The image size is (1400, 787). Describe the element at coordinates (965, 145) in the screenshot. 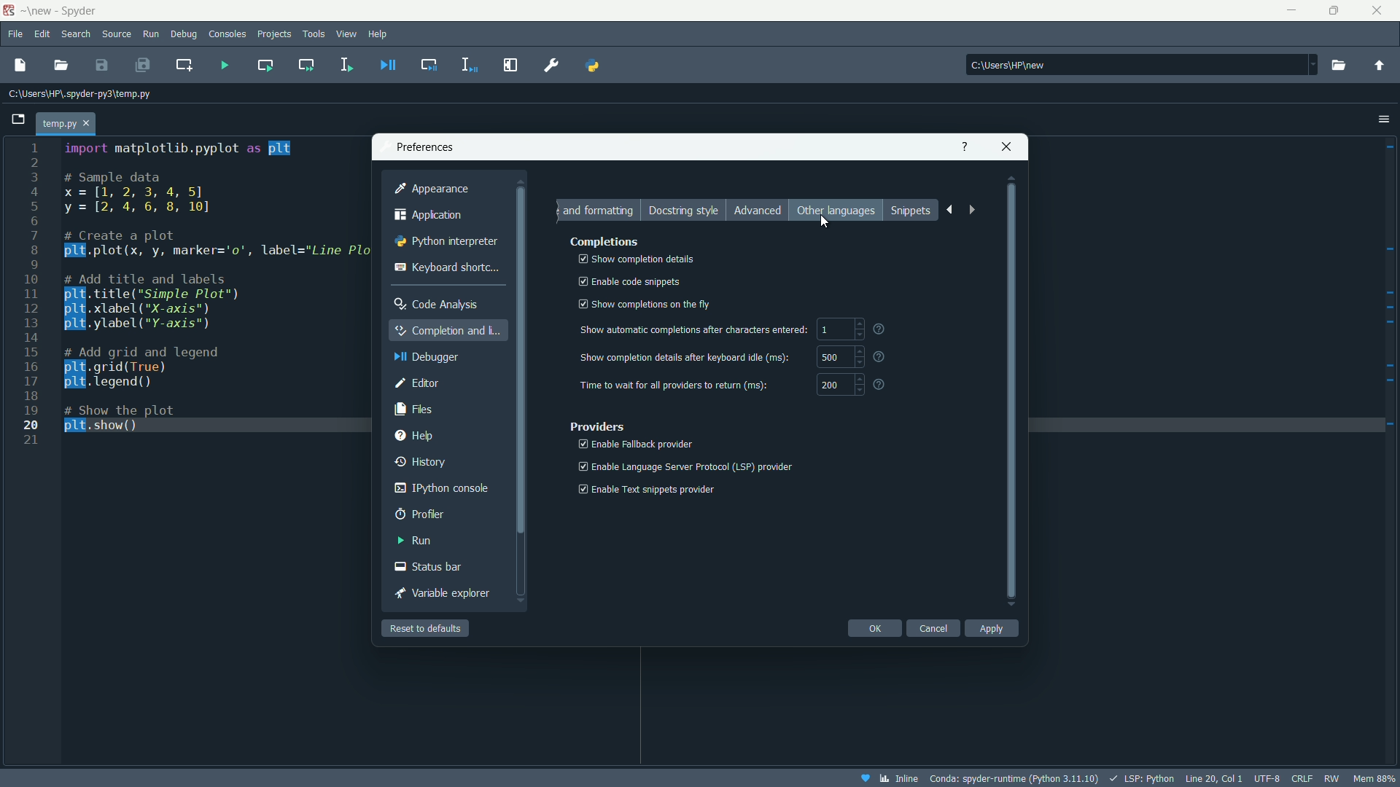

I see `help` at that location.